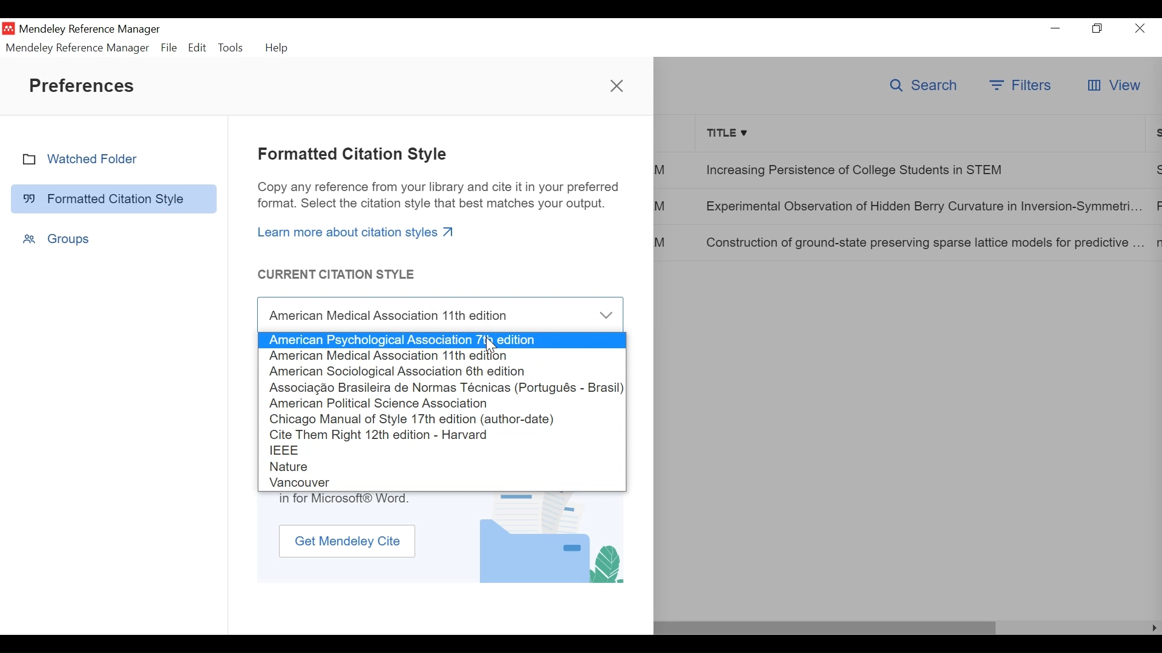 This screenshot has width=1162, height=653. Describe the element at coordinates (356, 232) in the screenshot. I see `Learn more about citation styles` at that location.